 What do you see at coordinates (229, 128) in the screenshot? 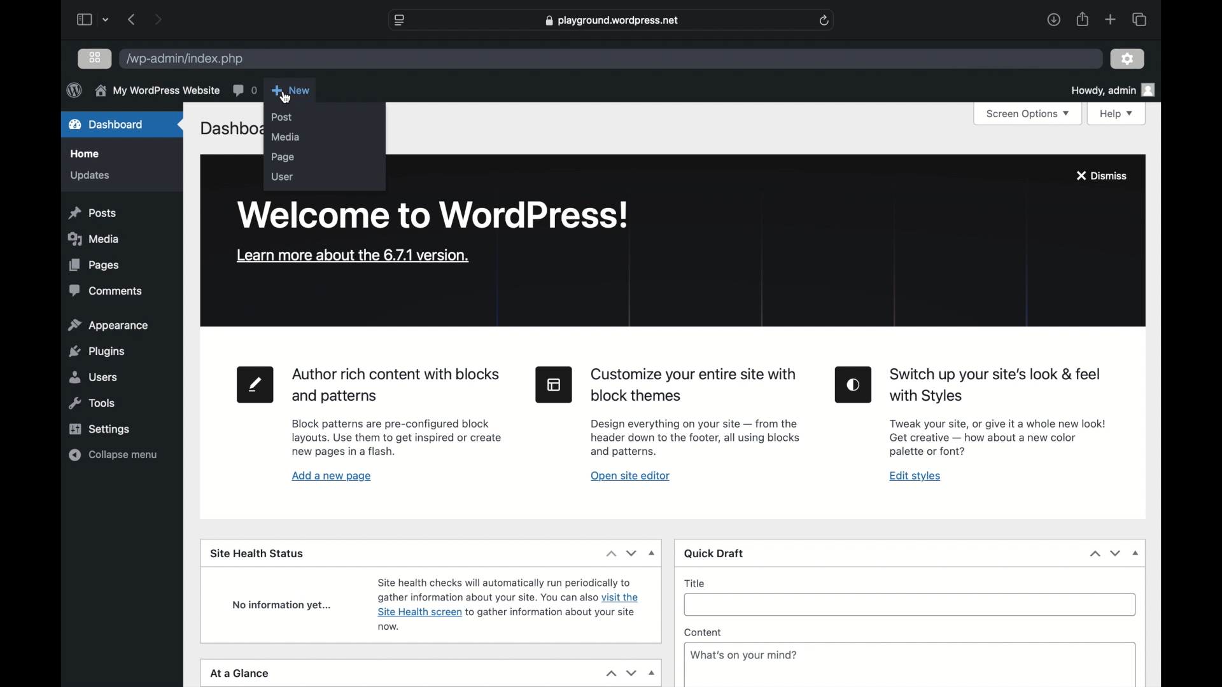
I see `obscure text` at bounding box center [229, 128].